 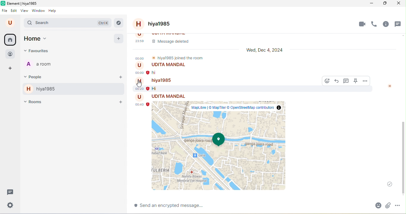 I want to click on Location sharing from UDITA MANDAL, so click(x=217, y=143).